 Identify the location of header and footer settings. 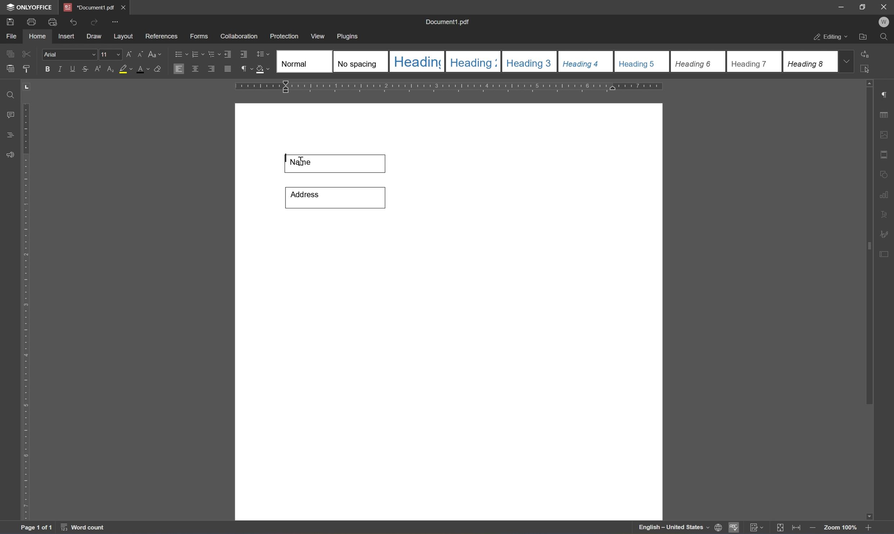
(884, 154).